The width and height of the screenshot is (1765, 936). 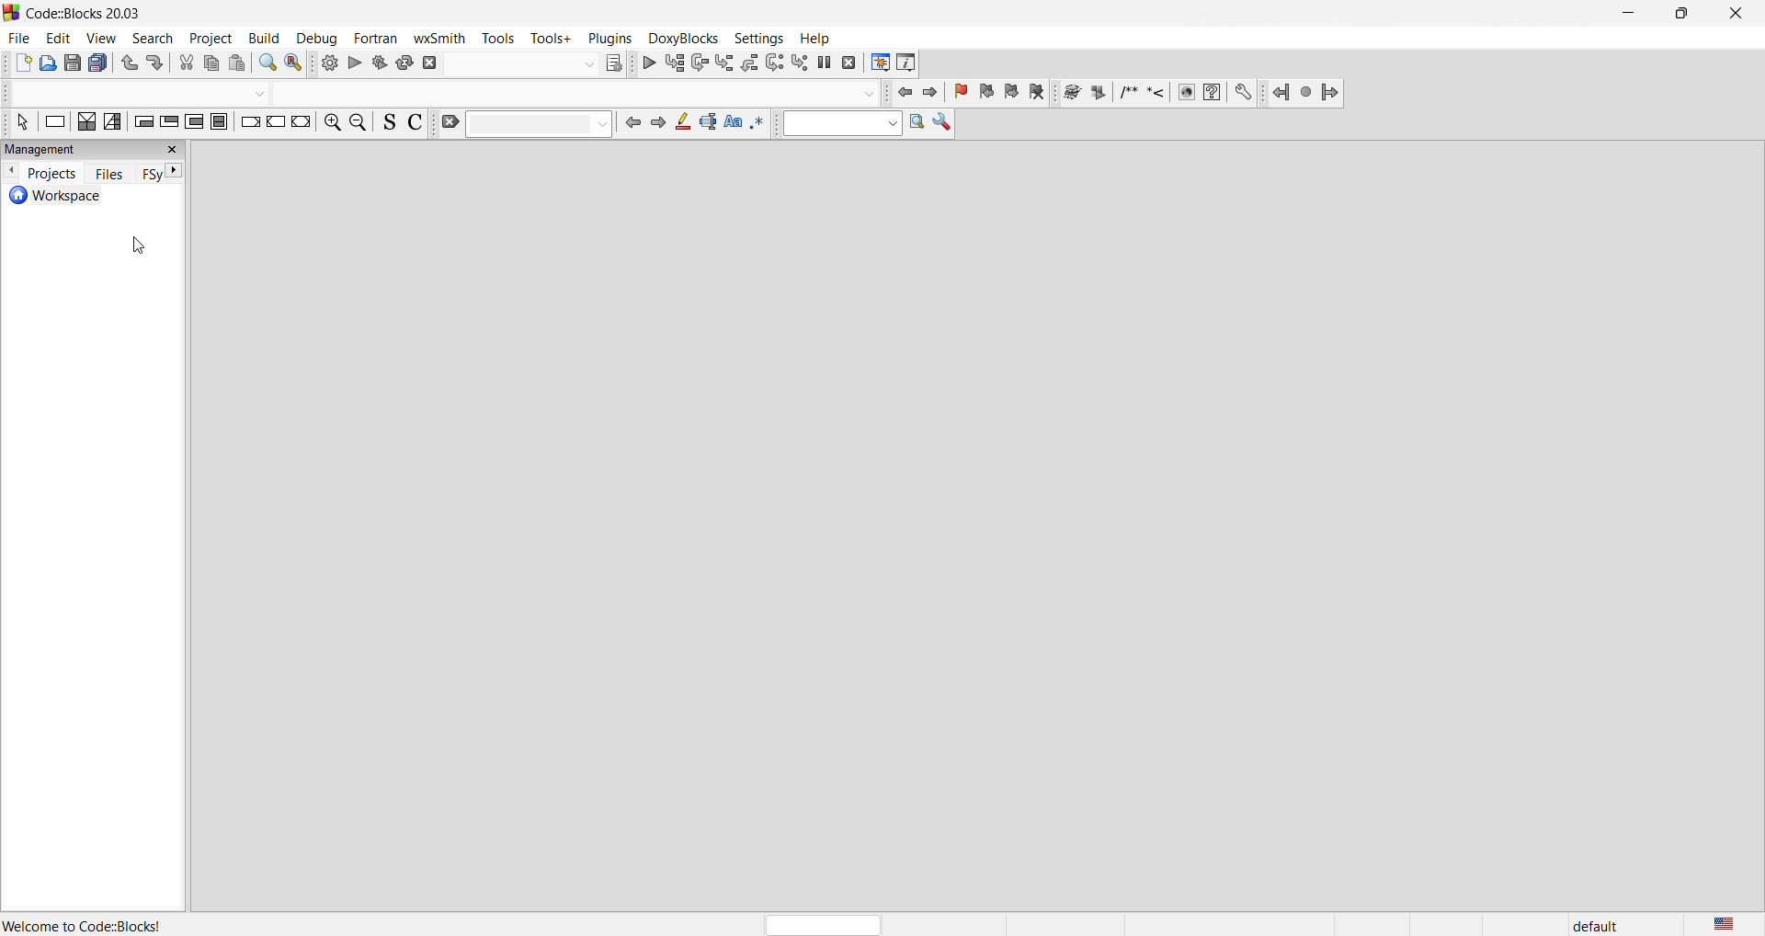 What do you see at coordinates (1683, 16) in the screenshot?
I see `maximize` at bounding box center [1683, 16].